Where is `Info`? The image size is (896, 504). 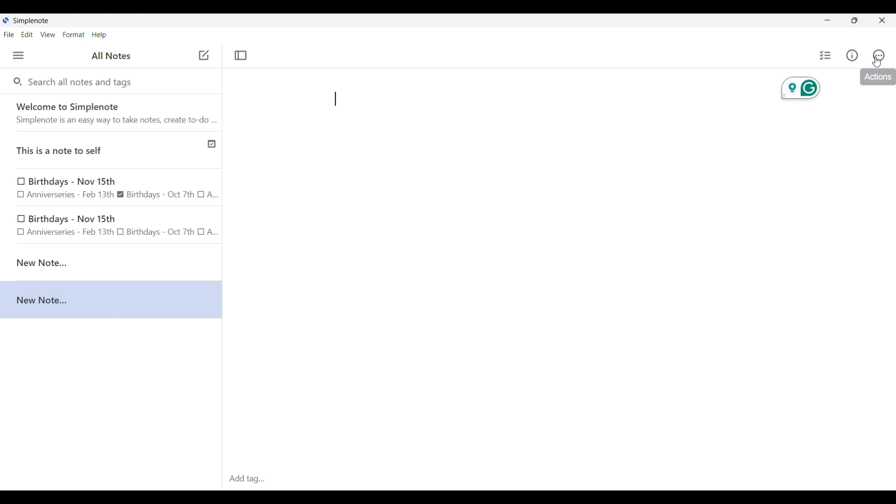 Info is located at coordinates (852, 55).